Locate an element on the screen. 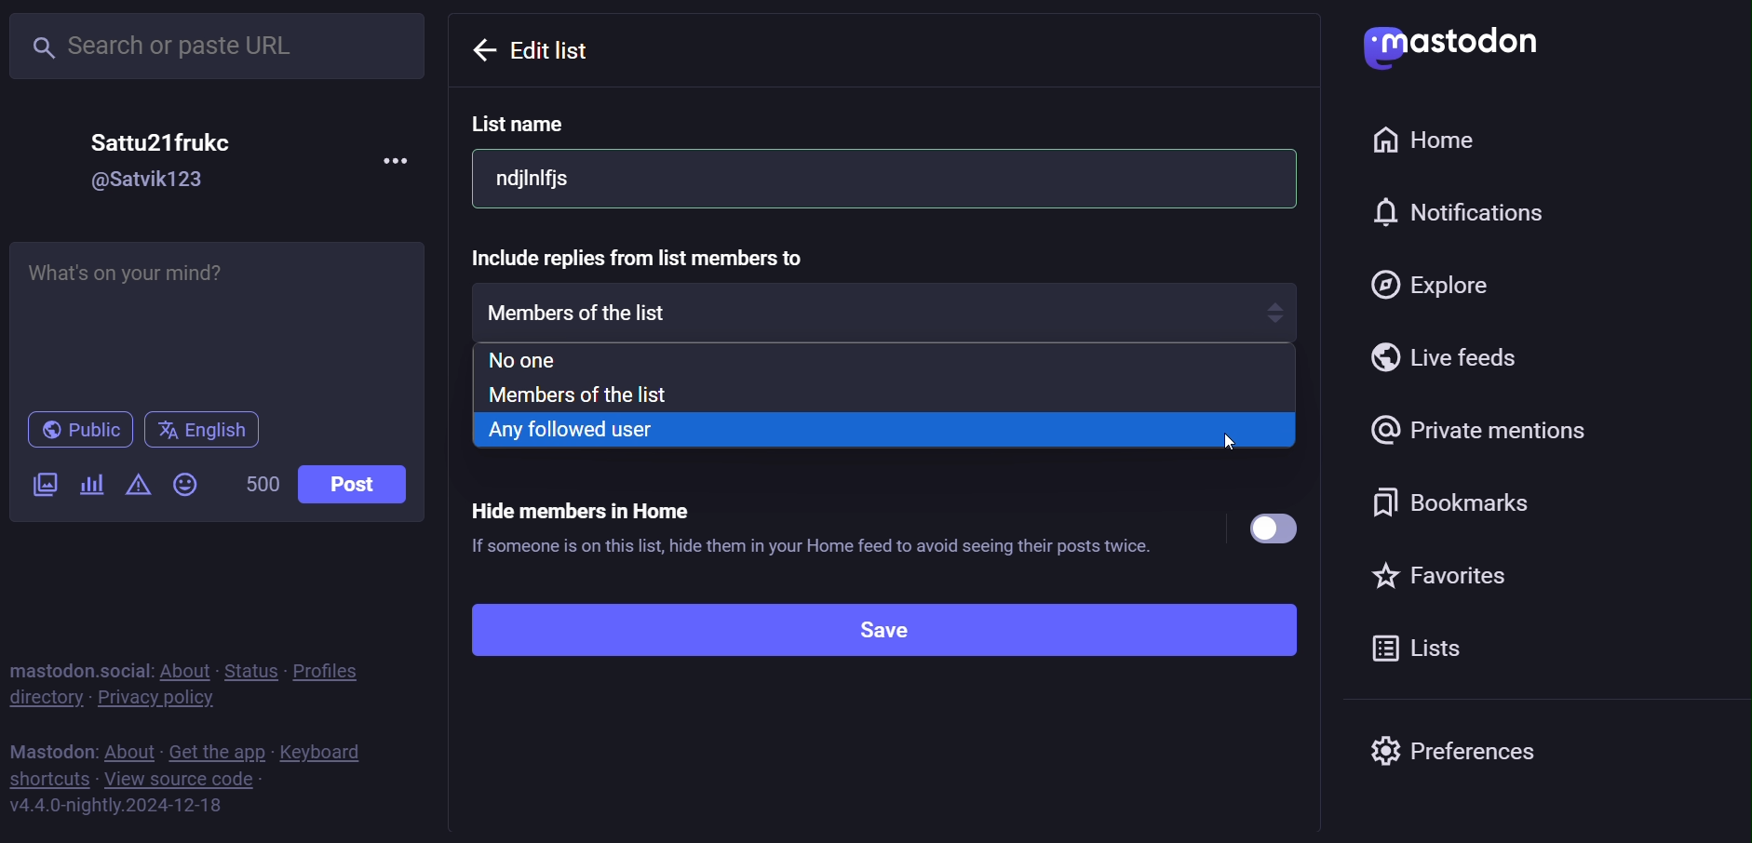  explore is located at coordinates (1428, 284).